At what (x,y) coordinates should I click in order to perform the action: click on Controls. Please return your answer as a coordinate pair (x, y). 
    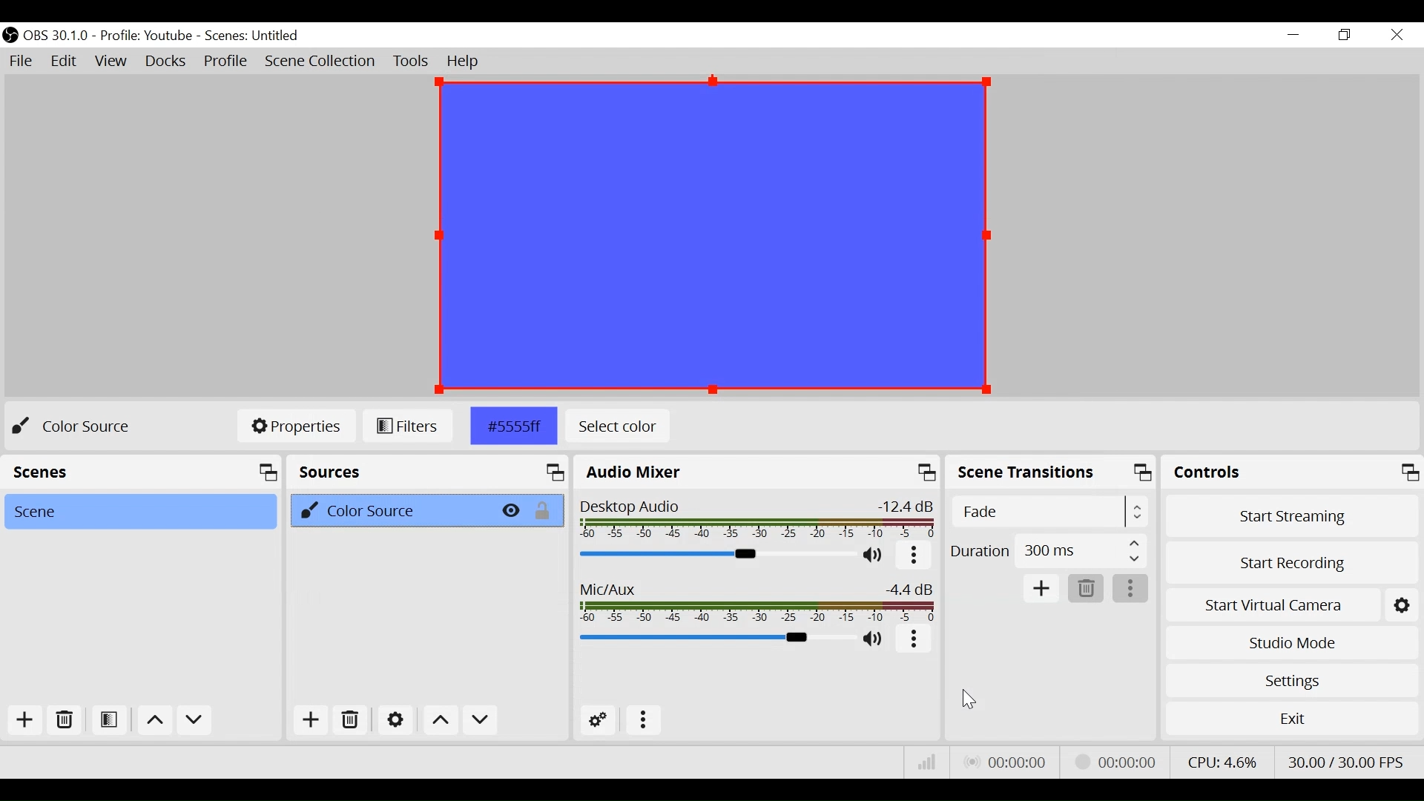
    Looking at the image, I should click on (1293, 475).